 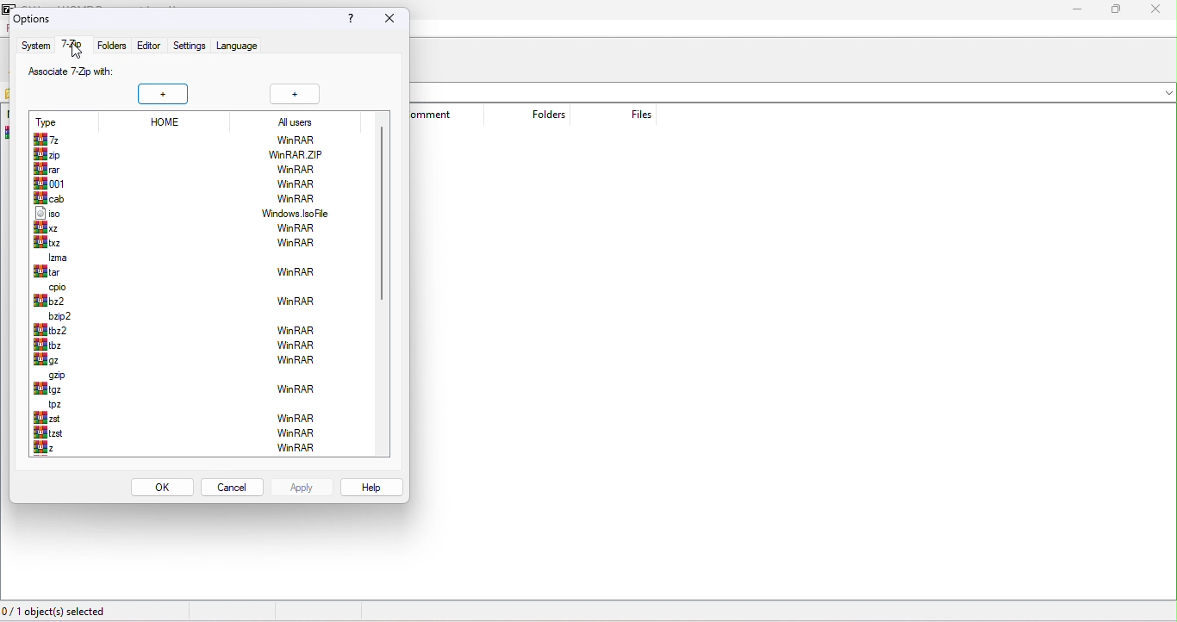 I want to click on zst, so click(x=50, y=416).